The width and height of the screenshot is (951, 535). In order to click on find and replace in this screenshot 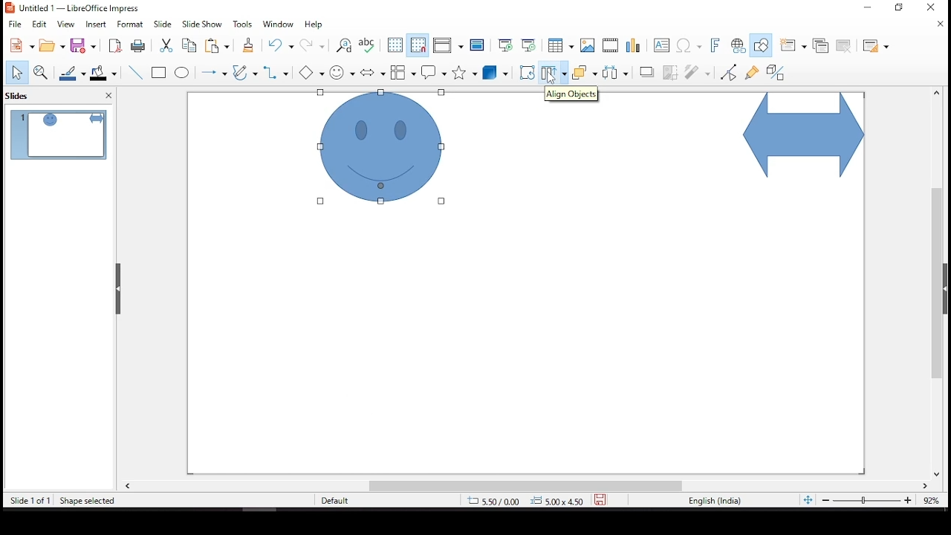, I will do `click(344, 46)`.